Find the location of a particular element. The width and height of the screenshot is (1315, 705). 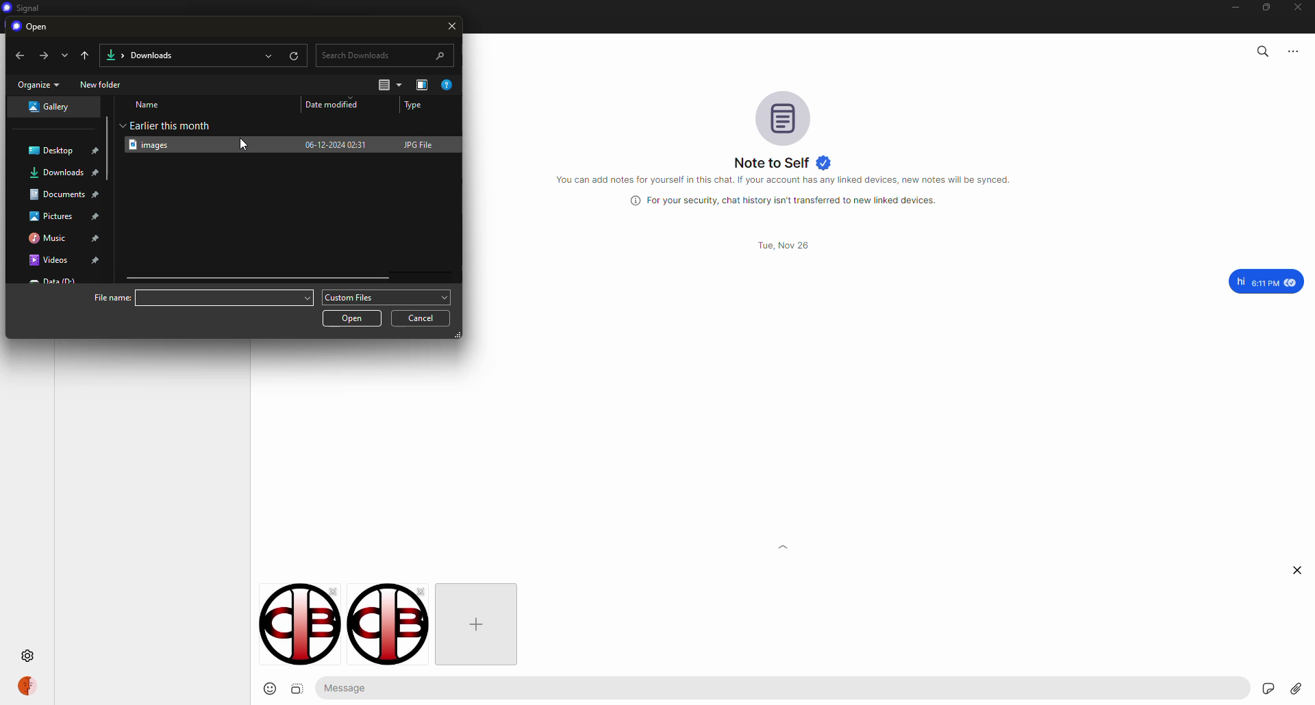

drop down is located at coordinates (445, 296).